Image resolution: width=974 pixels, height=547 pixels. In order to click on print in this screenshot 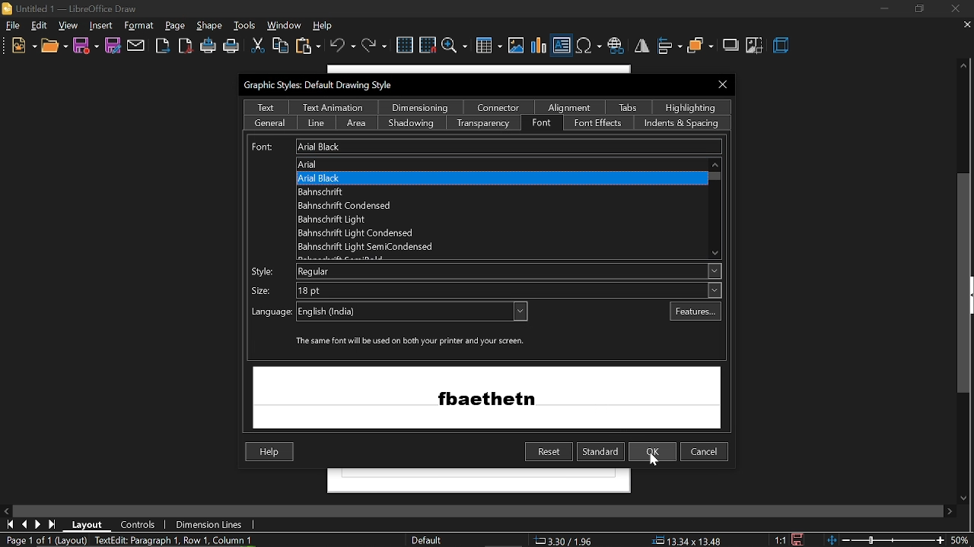, I will do `click(231, 48)`.